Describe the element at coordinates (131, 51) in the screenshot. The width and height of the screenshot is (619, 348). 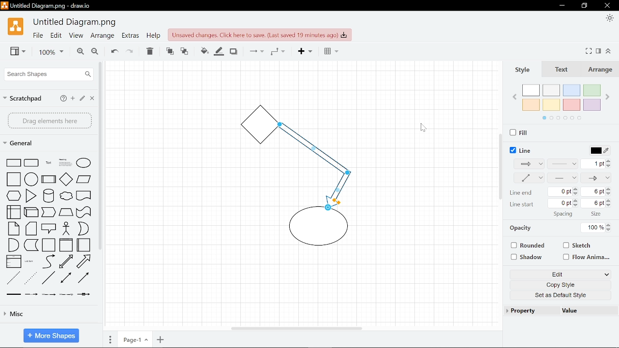
I see `Redo` at that location.